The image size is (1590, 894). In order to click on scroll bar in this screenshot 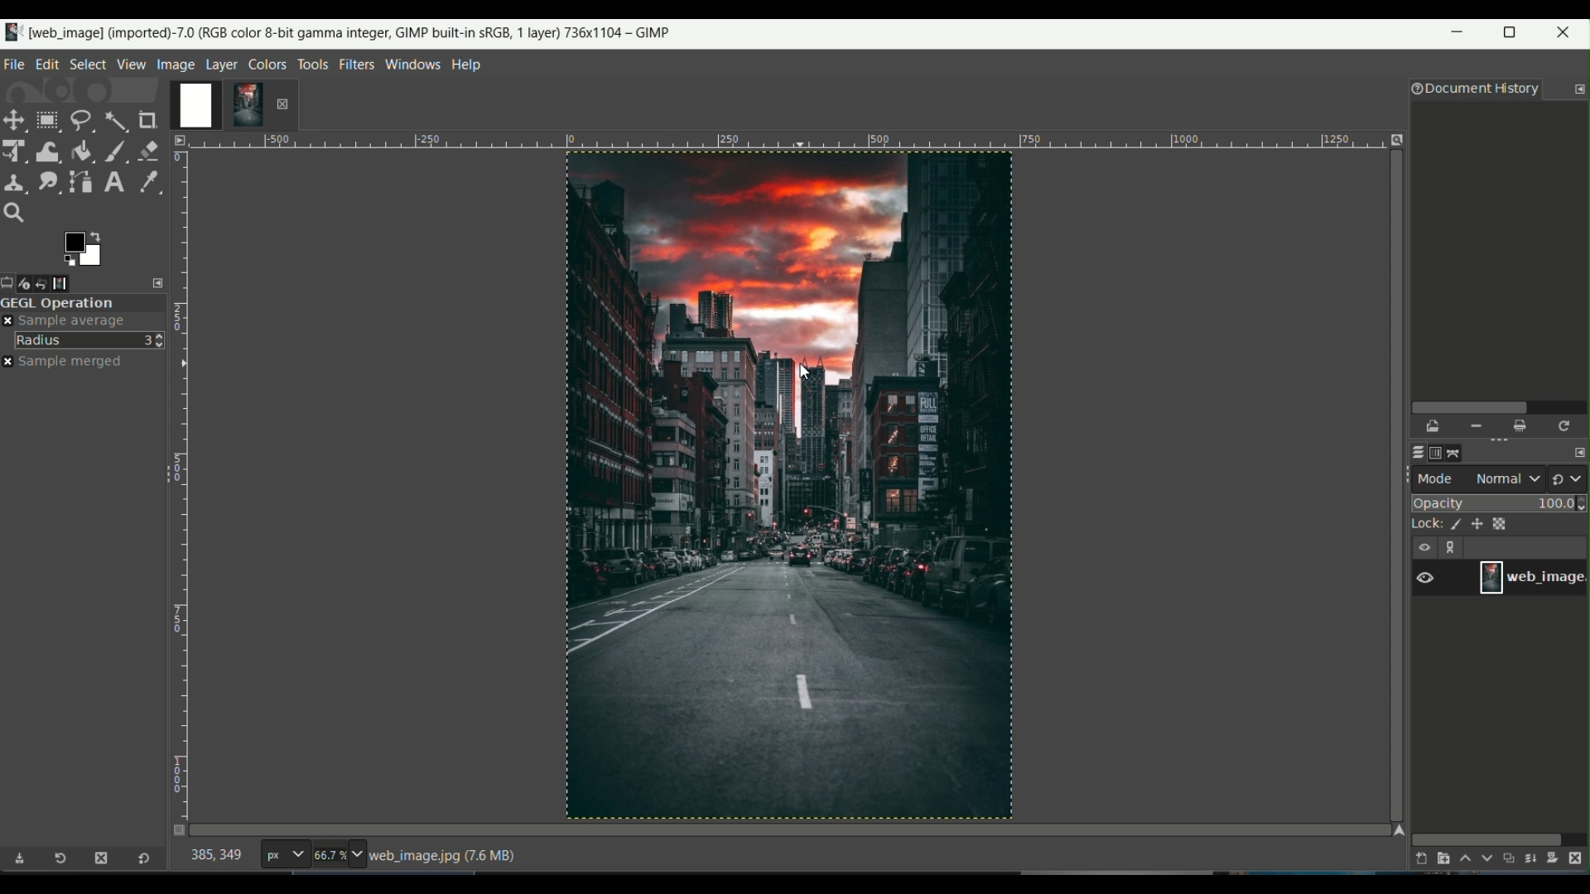, I will do `click(1496, 406)`.